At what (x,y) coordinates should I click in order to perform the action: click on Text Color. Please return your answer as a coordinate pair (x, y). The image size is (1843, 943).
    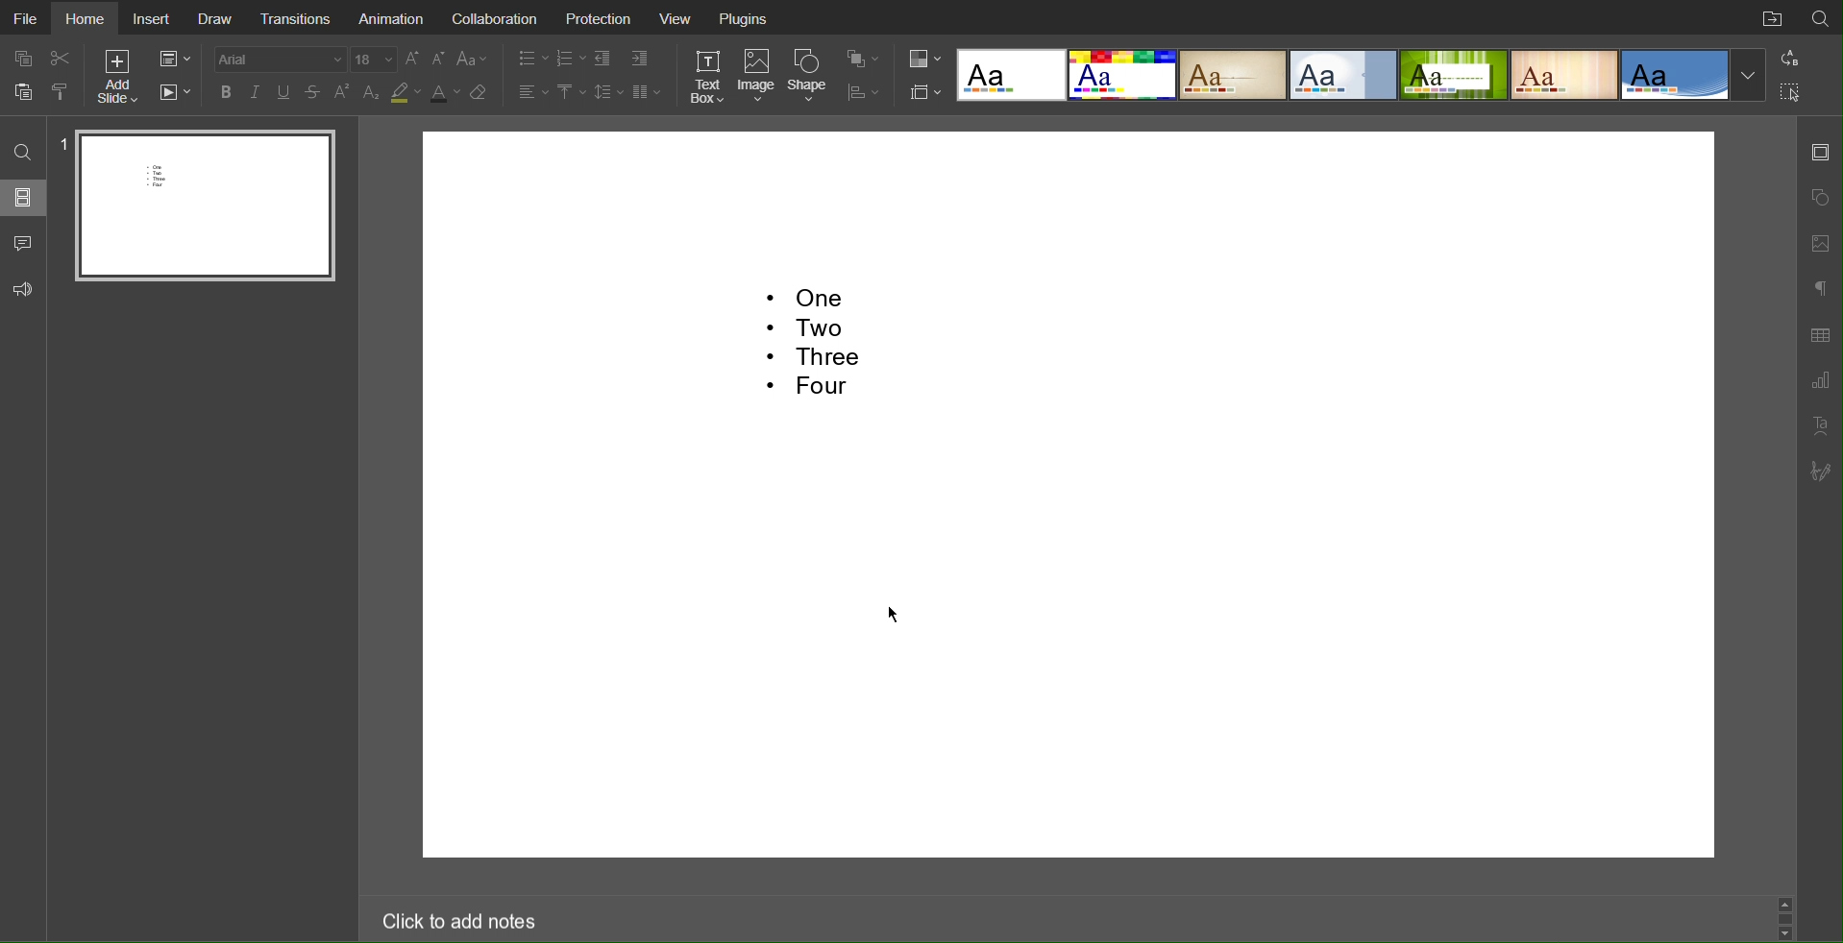
    Looking at the image, I should click on (446, 92).